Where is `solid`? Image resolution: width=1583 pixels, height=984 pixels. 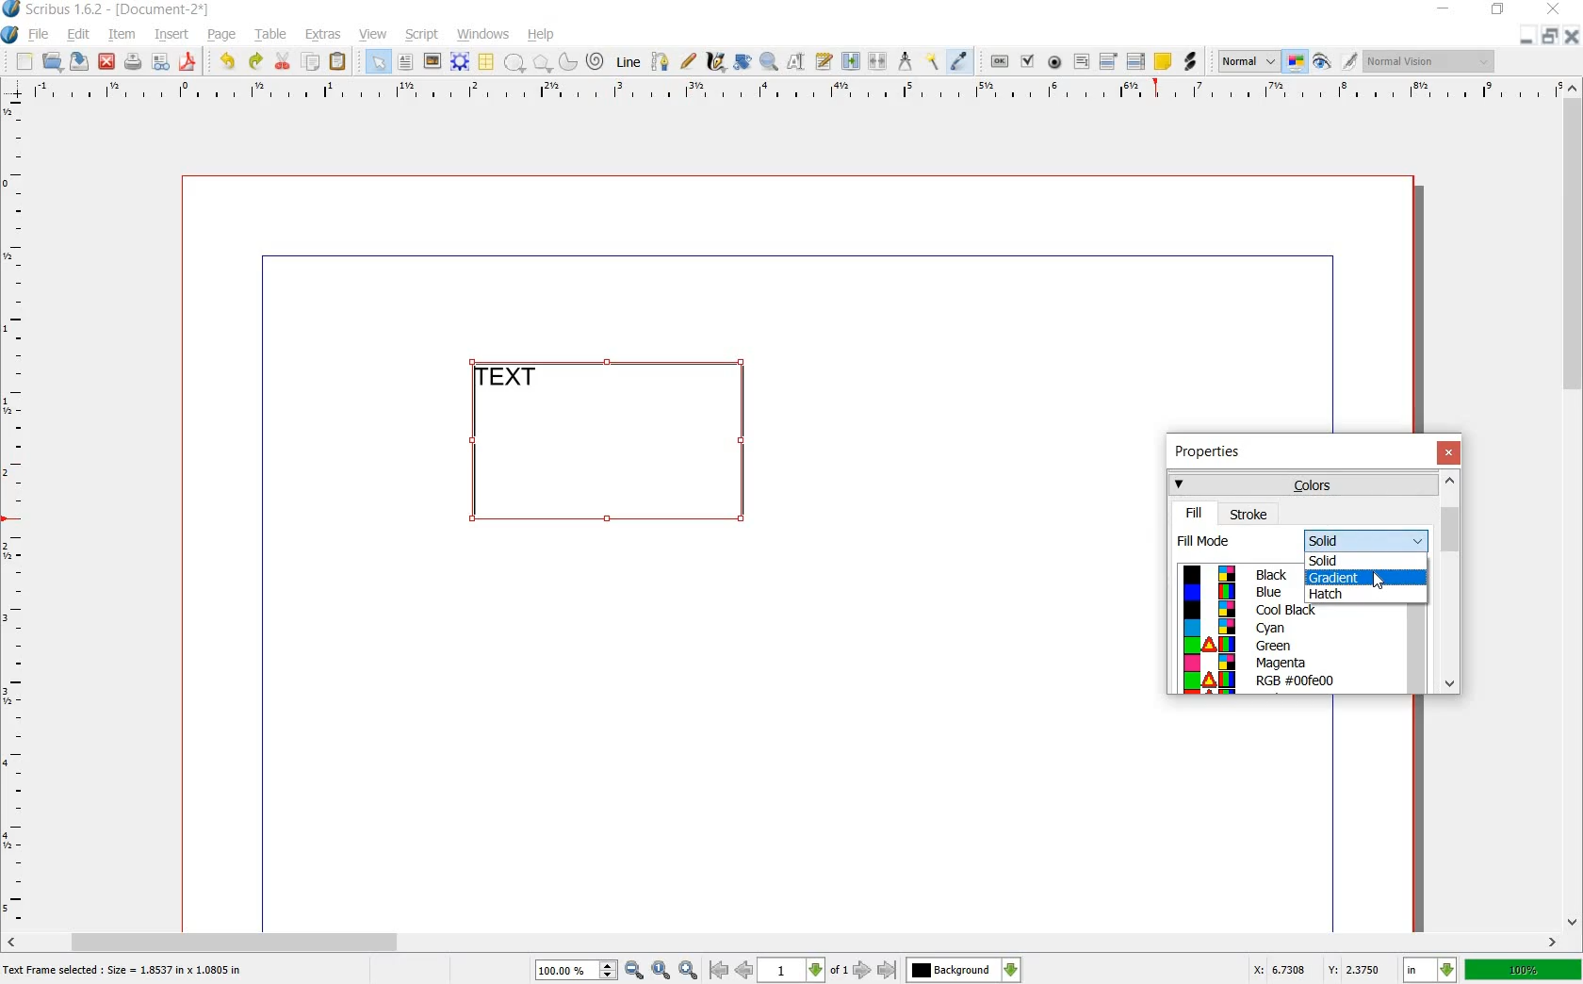
solid is located at coordinates (1334, 560).